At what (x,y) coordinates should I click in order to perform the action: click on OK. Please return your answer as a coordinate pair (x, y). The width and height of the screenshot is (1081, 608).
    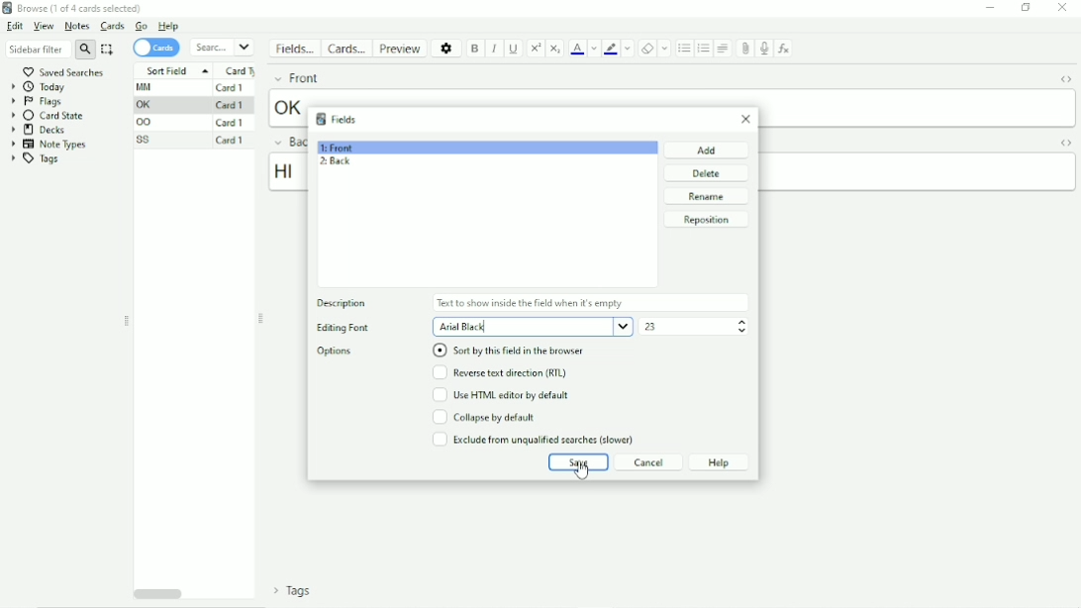
    Looking at the image, I should click on (147, 105).